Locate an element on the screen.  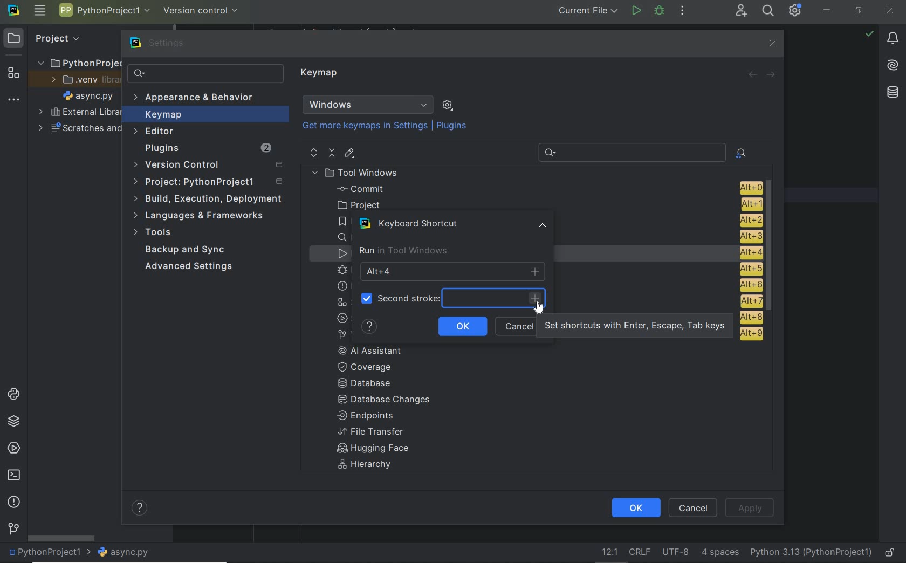
go to line is located at coordinates (608, 553).